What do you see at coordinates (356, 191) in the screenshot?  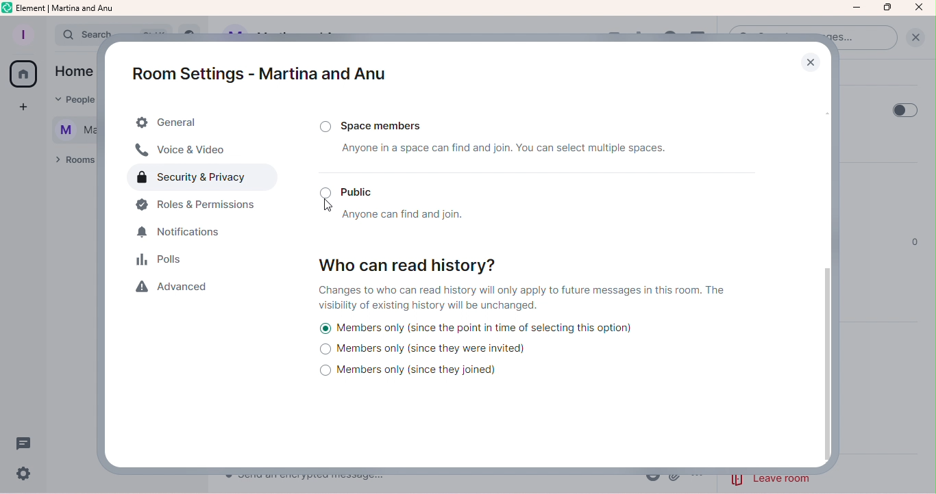 I see `Public` at bounding box center [356, 191].